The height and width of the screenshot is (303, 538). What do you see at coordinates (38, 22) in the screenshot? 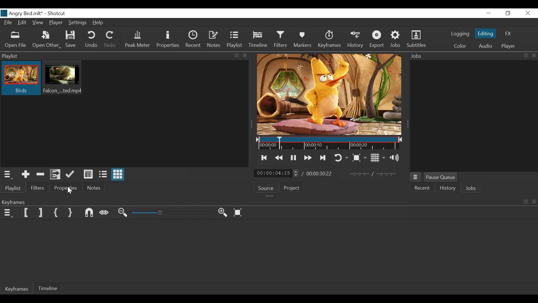
I see `View` at bounding box center [38, 22].